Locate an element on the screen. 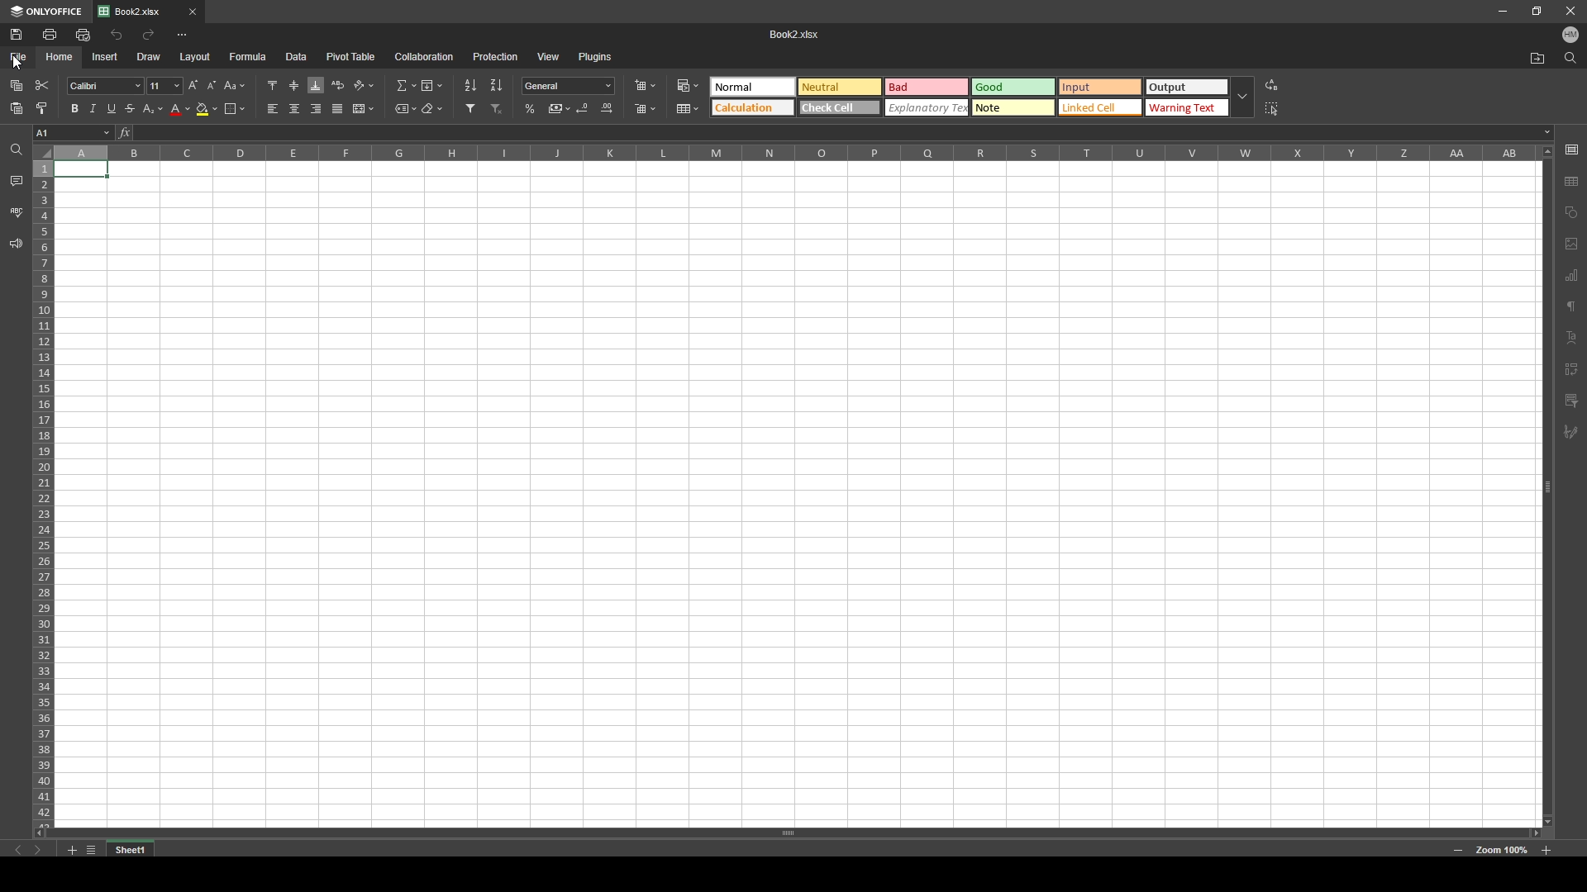 This screenshot has width=1587, height=892. summation is located at coordinates (405, 85).